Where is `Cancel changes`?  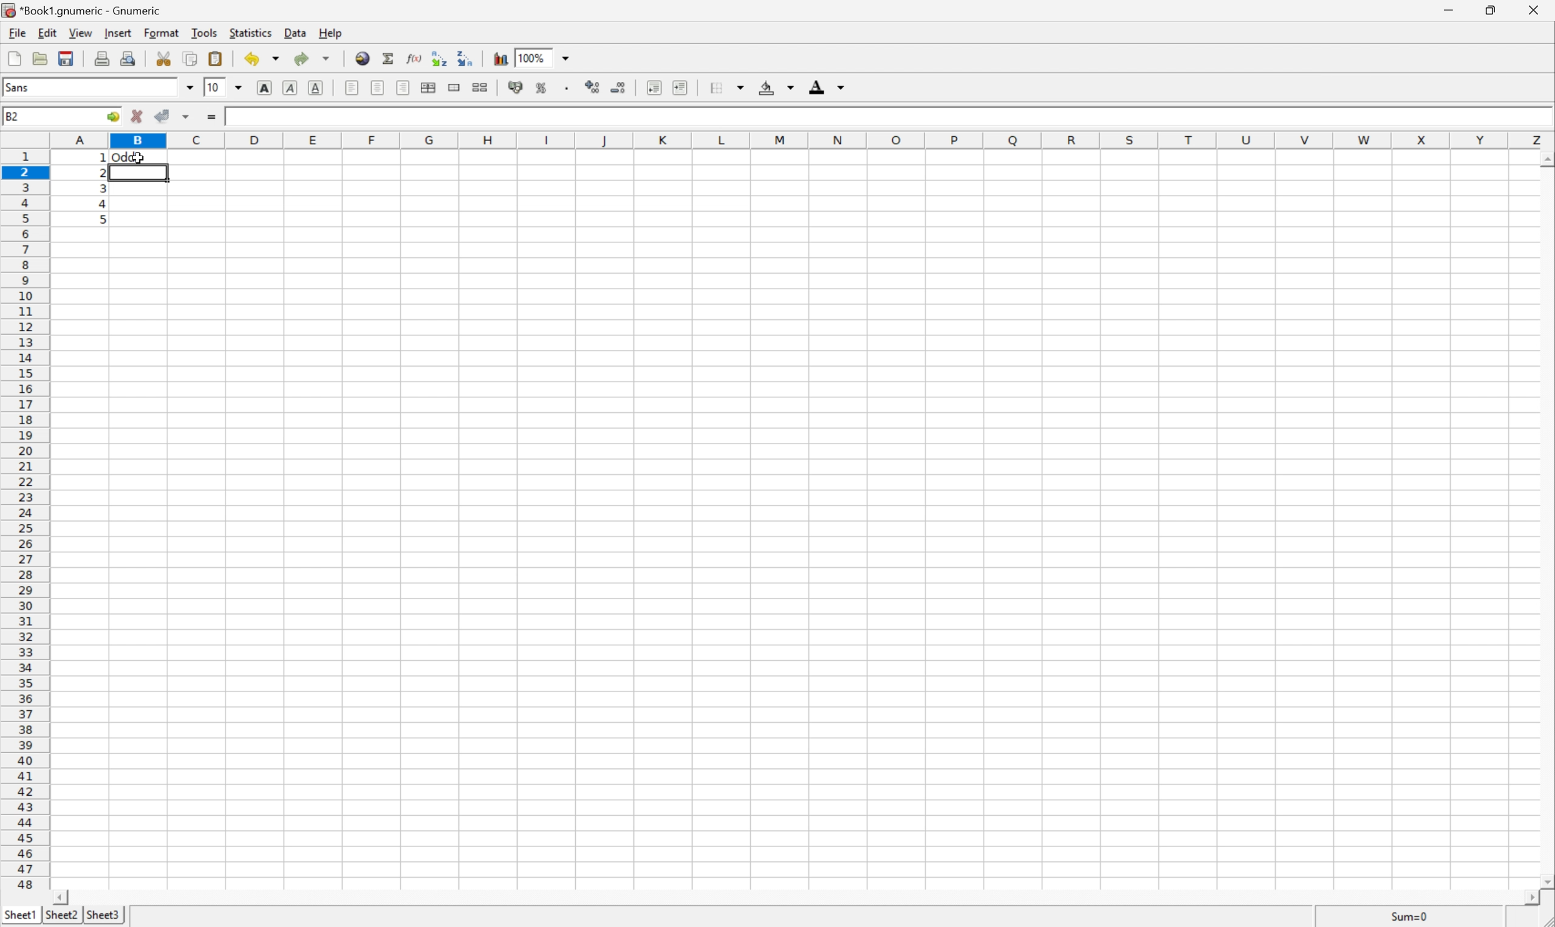 Cancel changes is located at coordinates (134, 115).